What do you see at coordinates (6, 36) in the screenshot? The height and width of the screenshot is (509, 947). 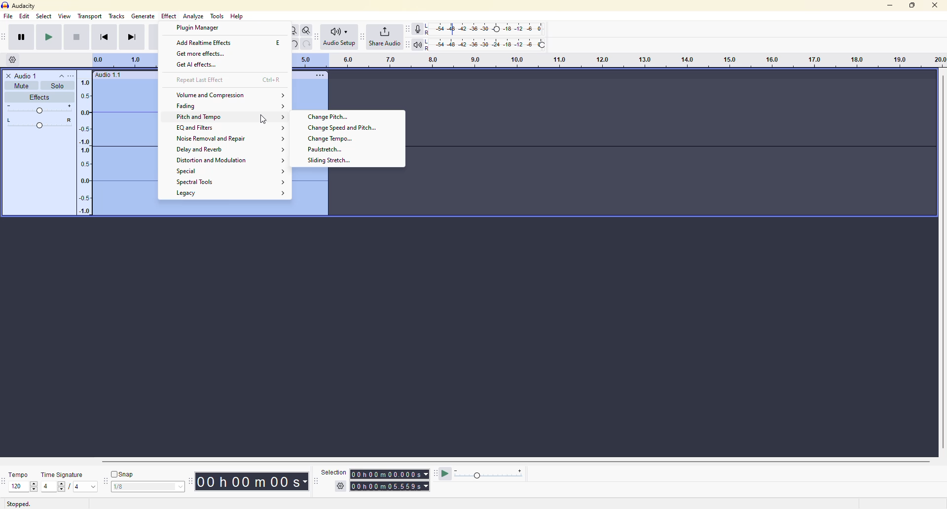 I see `transport toolbar` at bounding box center [6, 36].